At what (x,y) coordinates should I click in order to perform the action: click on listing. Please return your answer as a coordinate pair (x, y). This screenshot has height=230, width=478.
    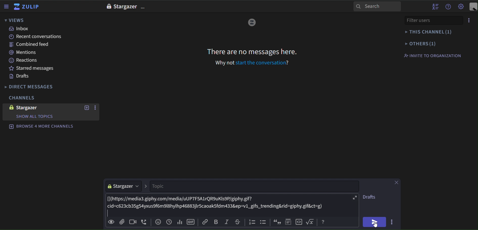
    Looking at the image, I should click on (253, 222).